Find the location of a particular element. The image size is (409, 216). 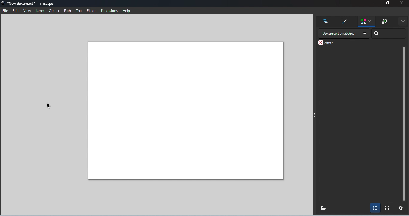

Scroll bar is located at coordinates (405, 123).